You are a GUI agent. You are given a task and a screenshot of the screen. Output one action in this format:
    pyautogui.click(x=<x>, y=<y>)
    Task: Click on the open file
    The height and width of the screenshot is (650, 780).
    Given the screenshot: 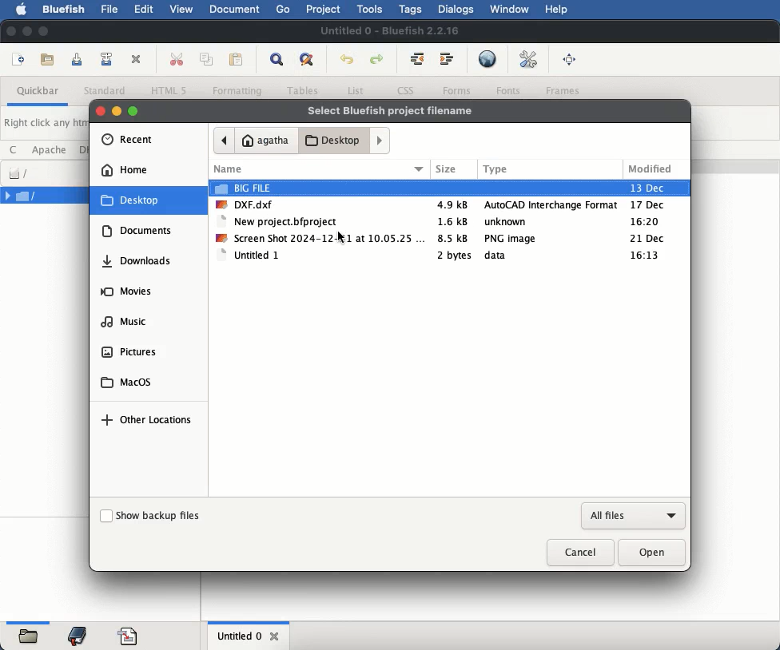 What is the action you would take?
    pyautogui.click(x=50, y=60)
    